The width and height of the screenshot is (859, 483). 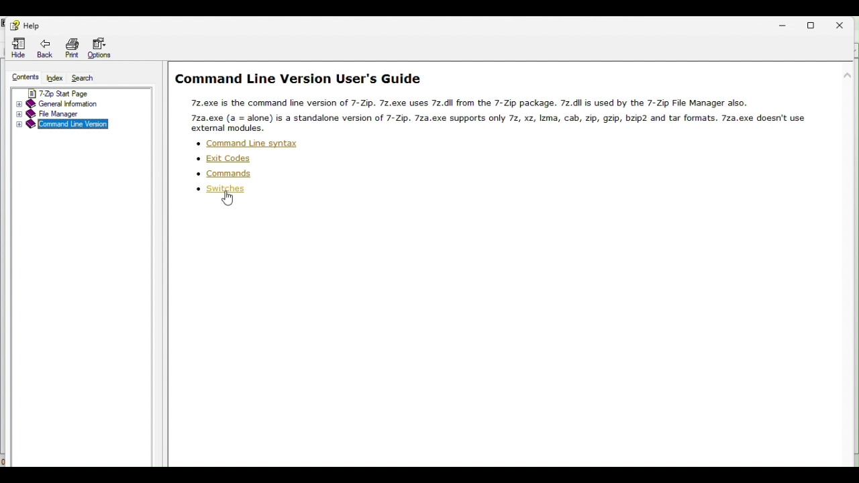 What do you see at coordinates (100, 48) in the screenshot?
I see `Options` at bounding box center [100, 48].